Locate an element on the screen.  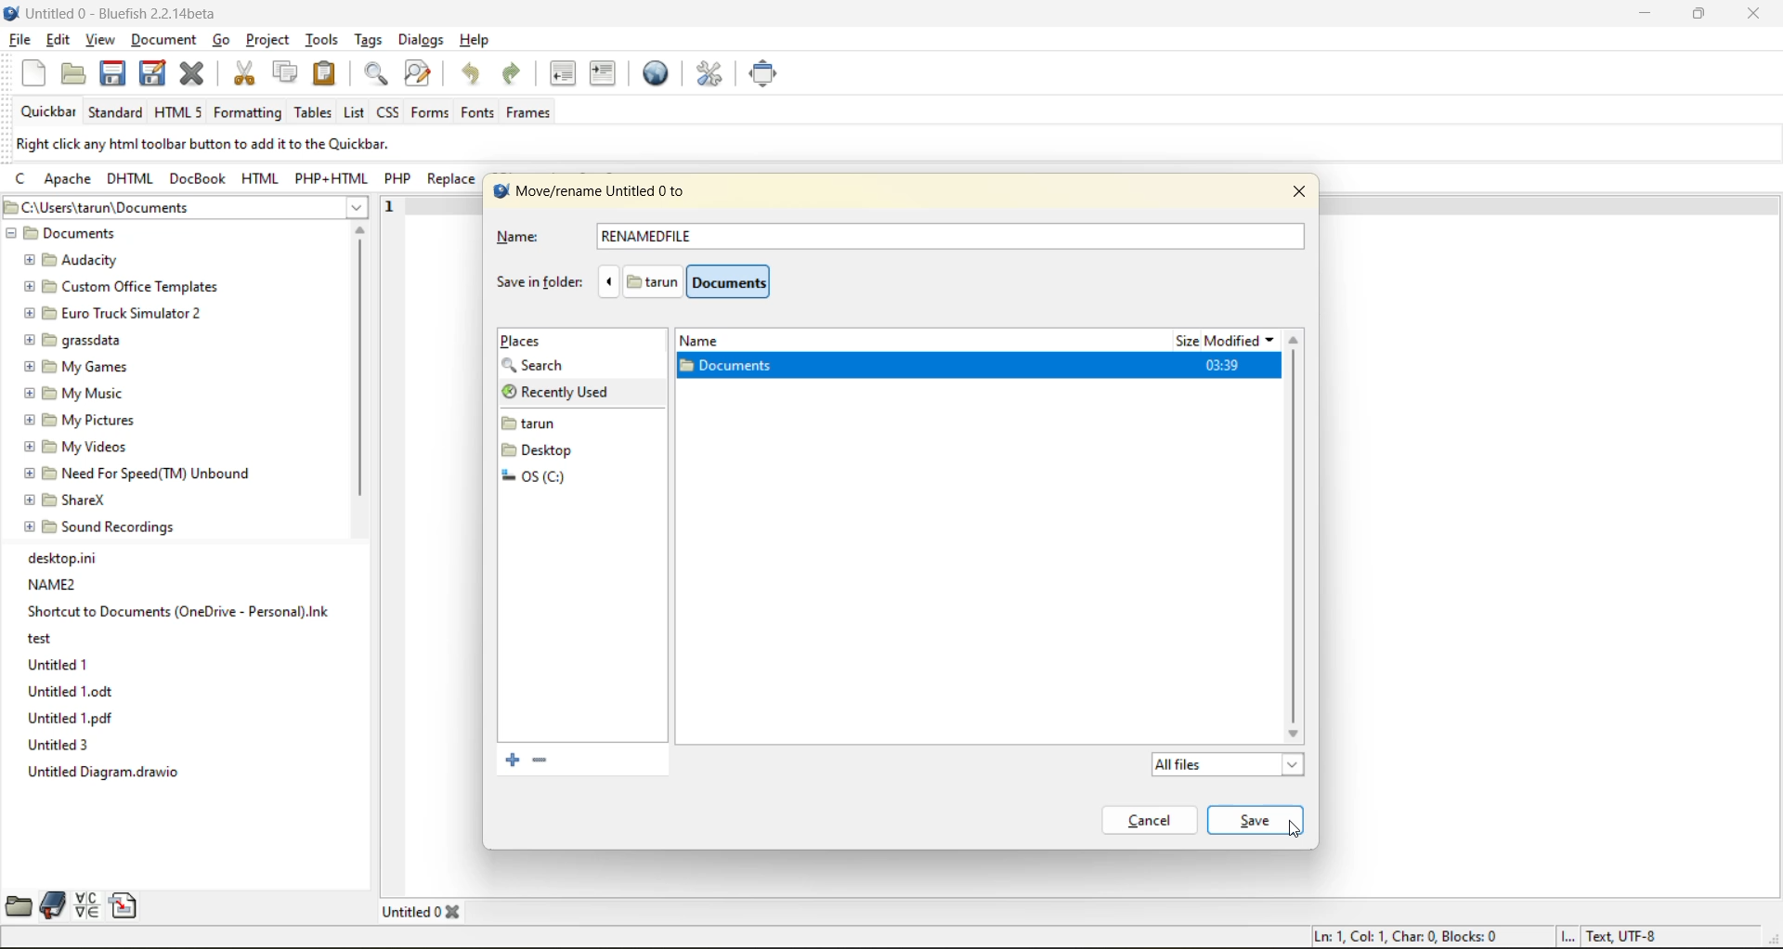
find is located at coordinates (373, 75).